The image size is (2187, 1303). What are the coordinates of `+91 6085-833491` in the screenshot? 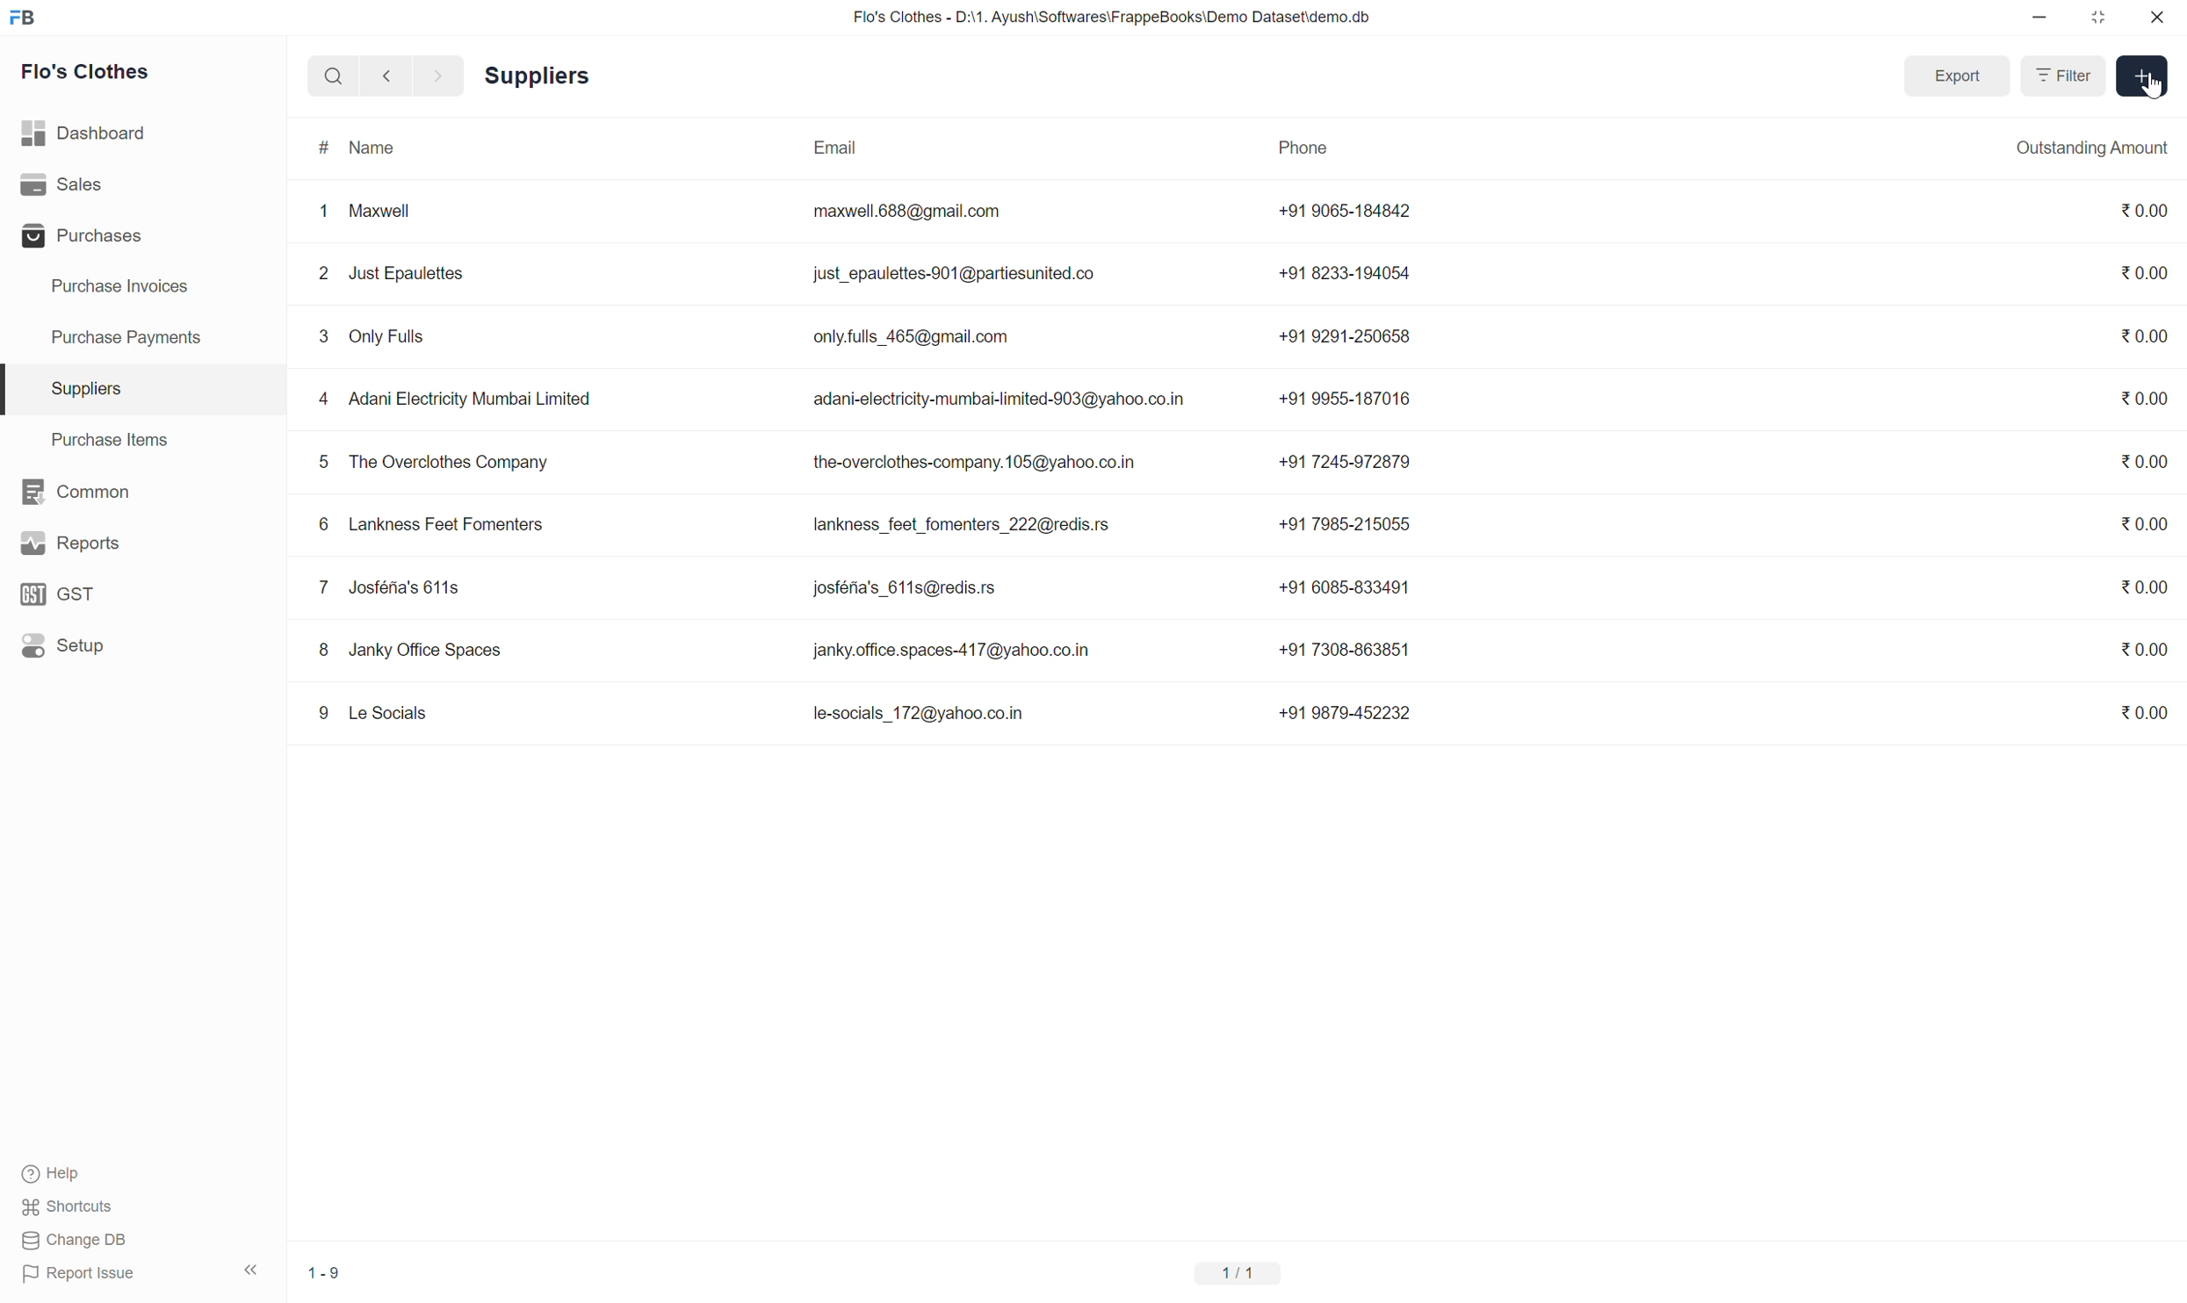 It's located at (1346, 587).